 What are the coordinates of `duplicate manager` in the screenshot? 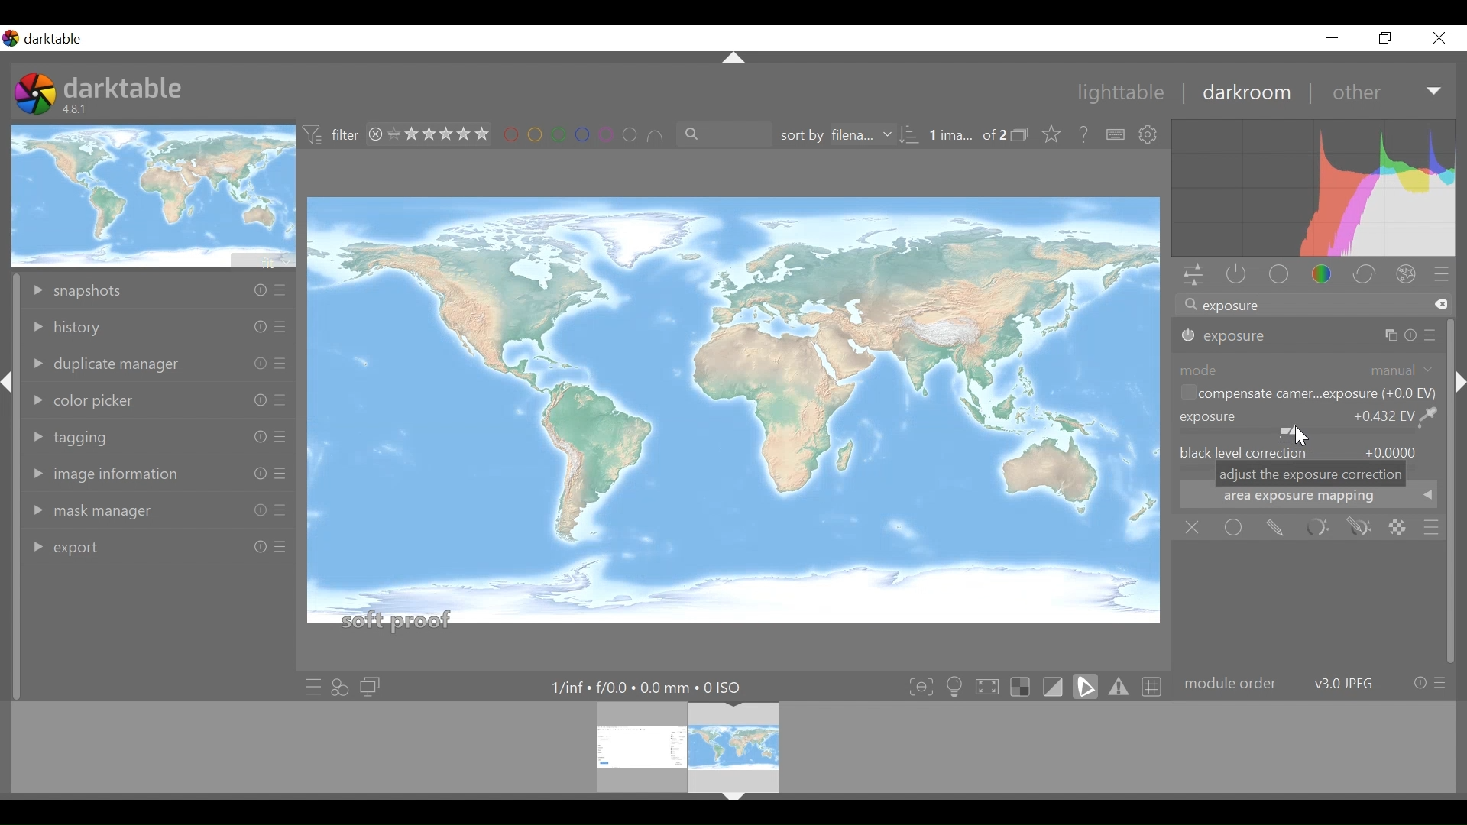 It's located at (105, 364).